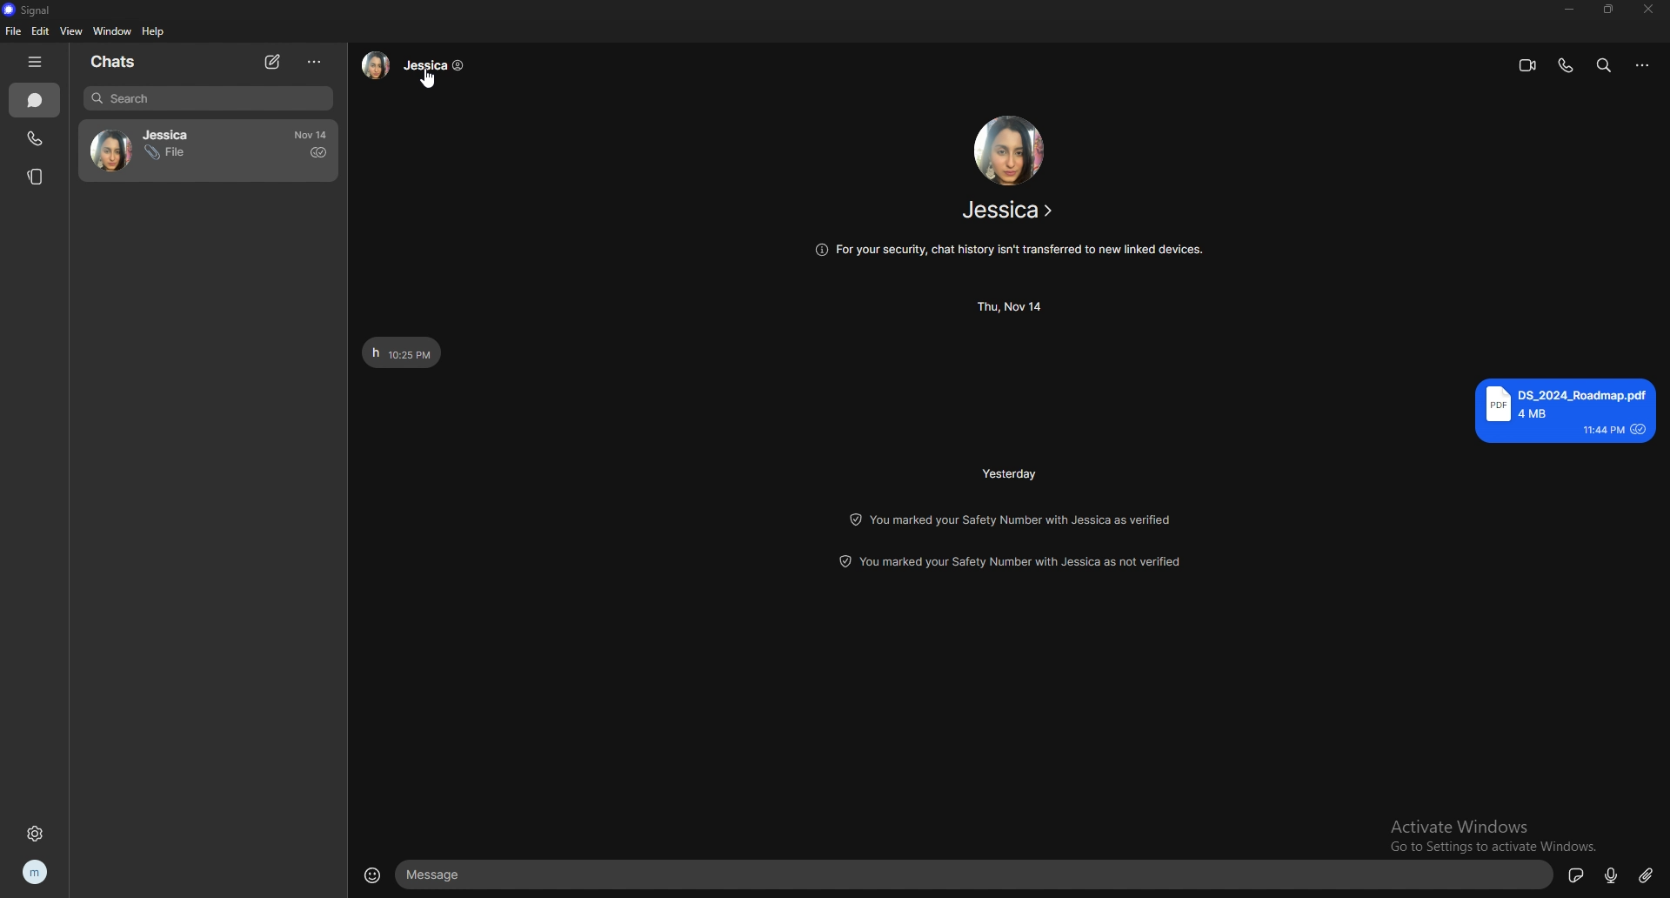 The width and height of the screenshot is (1670, 898). Describe the element at coordinates (150, 148) in the screenshot. I see `contact` at that location.